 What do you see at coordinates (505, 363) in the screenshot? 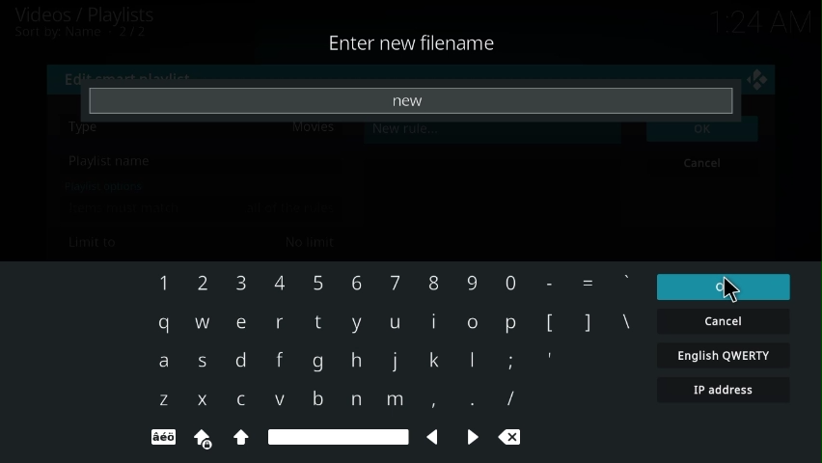
I see `;` at bounding box center [505, 363].